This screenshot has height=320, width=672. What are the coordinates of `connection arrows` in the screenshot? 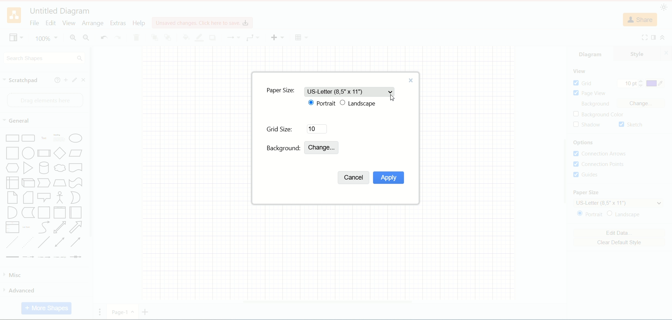 It's located at (602, 154).